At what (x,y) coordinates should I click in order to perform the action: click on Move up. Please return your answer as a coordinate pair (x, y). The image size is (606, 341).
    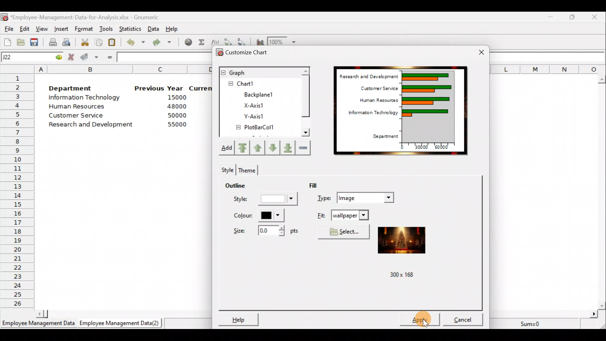
    Looking at the image, I should click on (258, 147).